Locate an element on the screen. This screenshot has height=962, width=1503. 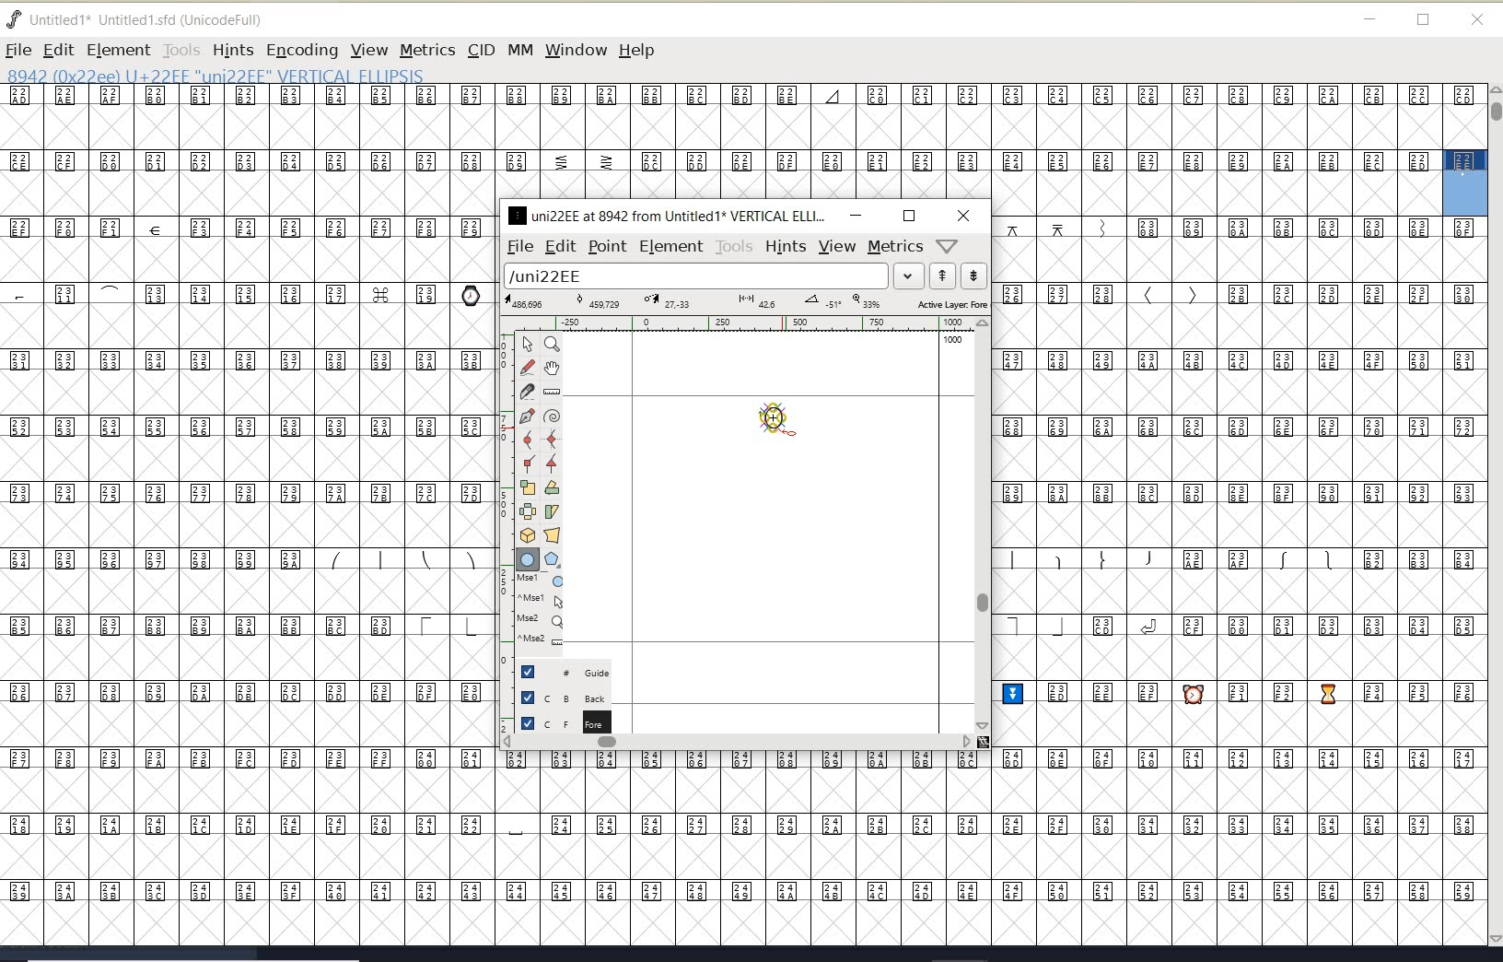
ELEMENT is located at coordinates (118, 50).